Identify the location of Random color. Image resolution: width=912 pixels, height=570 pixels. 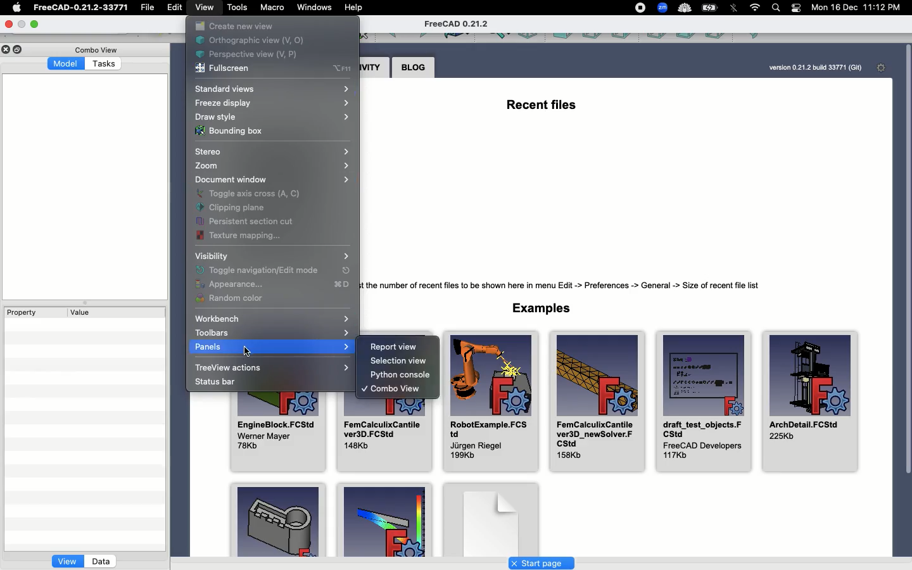
(233, 300).